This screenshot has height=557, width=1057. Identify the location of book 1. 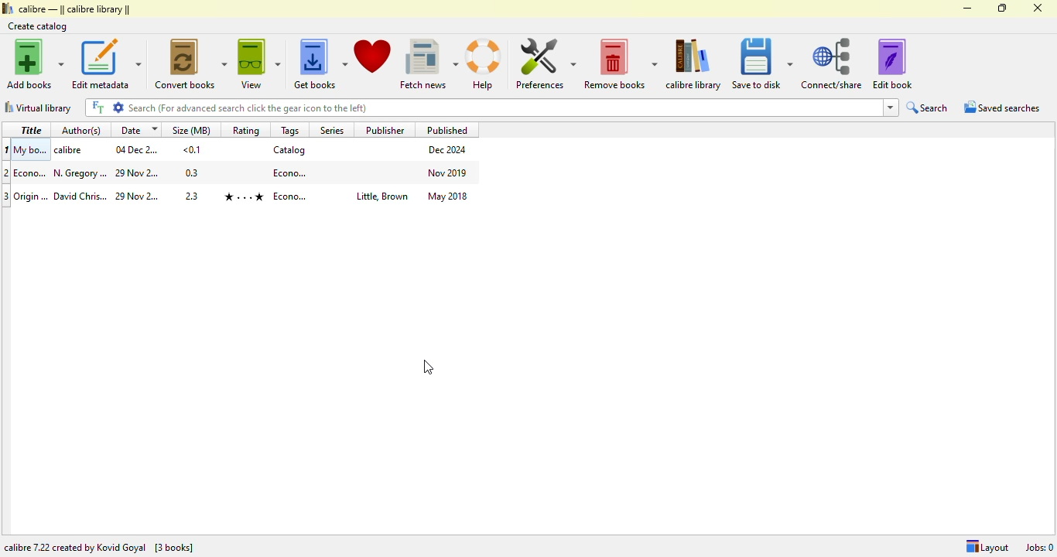
(247, 173).